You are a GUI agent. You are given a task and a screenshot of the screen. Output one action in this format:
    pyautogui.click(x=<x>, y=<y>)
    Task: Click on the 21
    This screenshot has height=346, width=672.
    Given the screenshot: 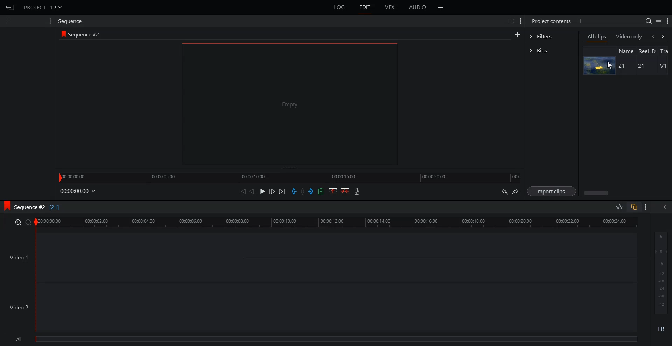 What is the action you would take?
    pyautogui.click(x=640, y=66)
    